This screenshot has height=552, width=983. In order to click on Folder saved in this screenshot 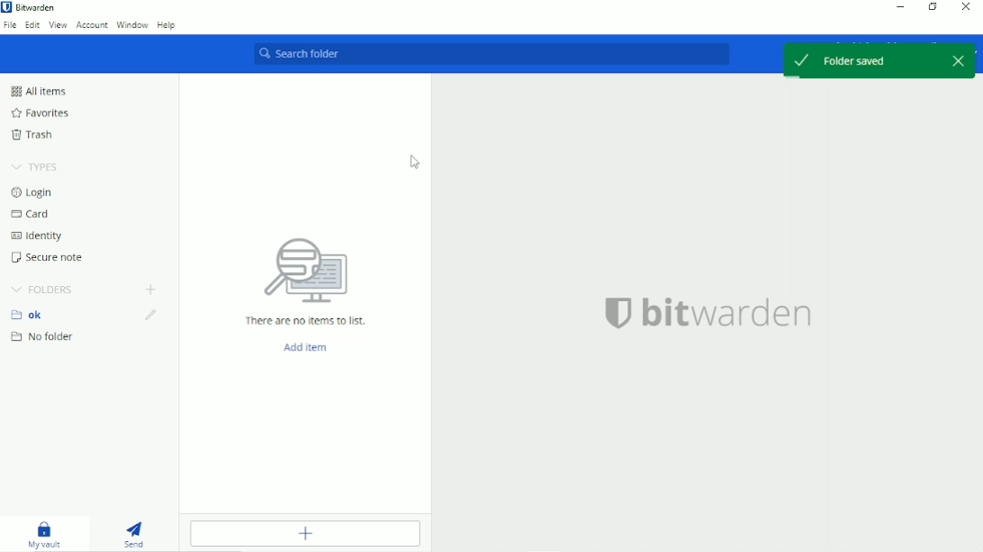, I will do `click(858, 60)`.